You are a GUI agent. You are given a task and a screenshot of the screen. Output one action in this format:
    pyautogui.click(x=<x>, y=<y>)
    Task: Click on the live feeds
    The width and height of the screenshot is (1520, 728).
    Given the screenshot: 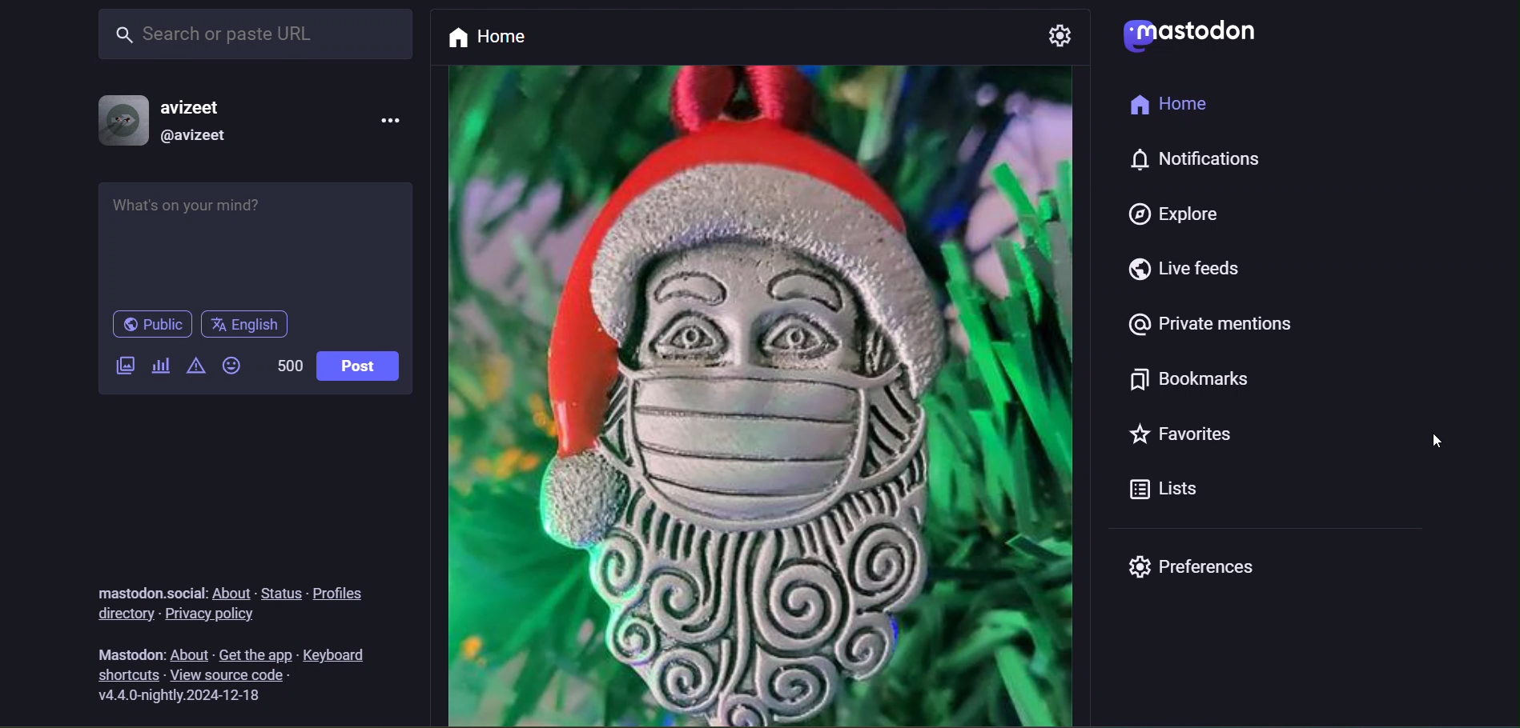 What is the action you would take?
    pyautogui.click(x=1185, y=270)
    